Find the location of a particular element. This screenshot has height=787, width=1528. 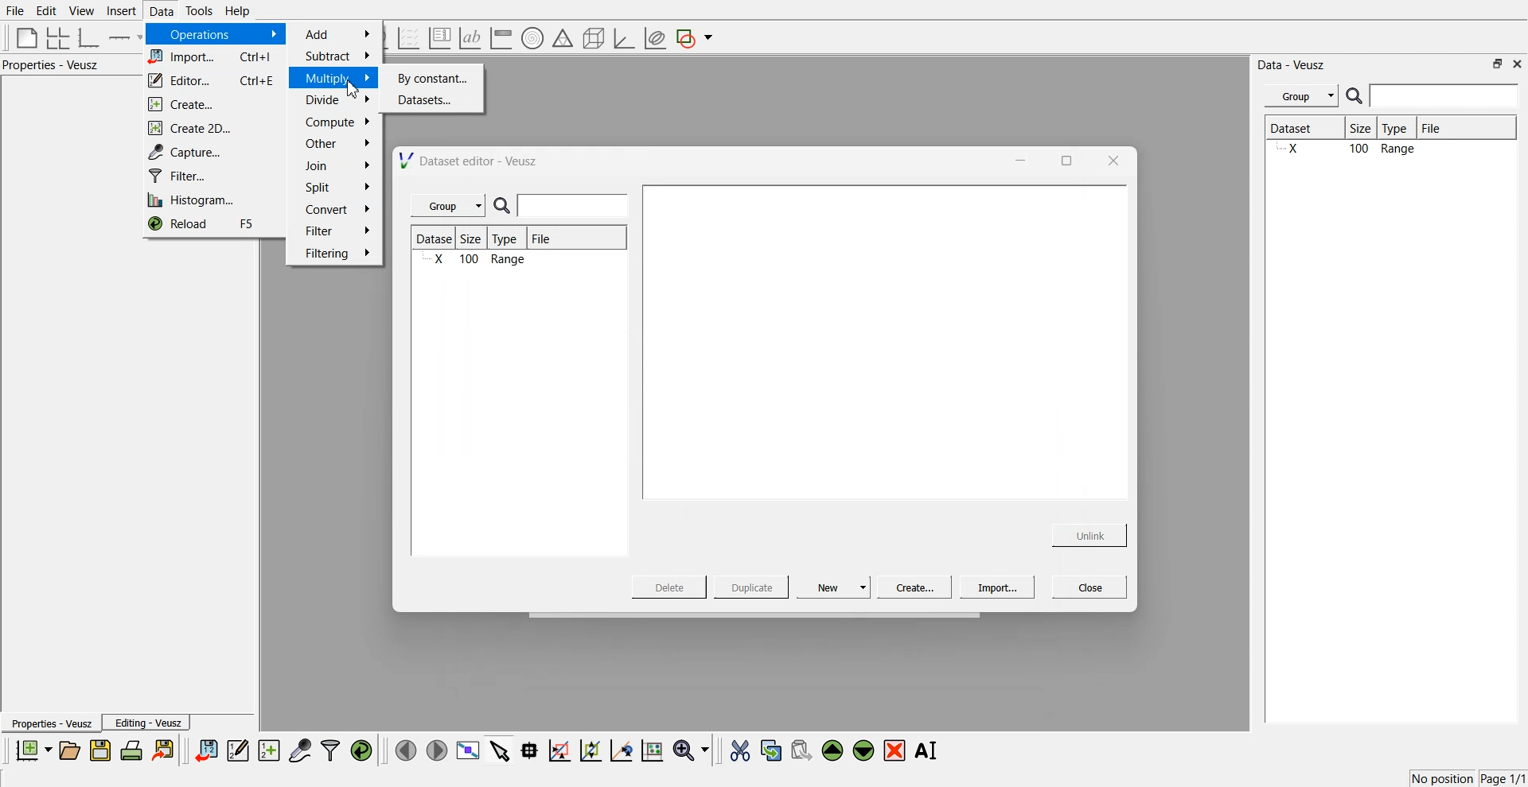

paste the selected widgets is located at coordinates (800, 750).